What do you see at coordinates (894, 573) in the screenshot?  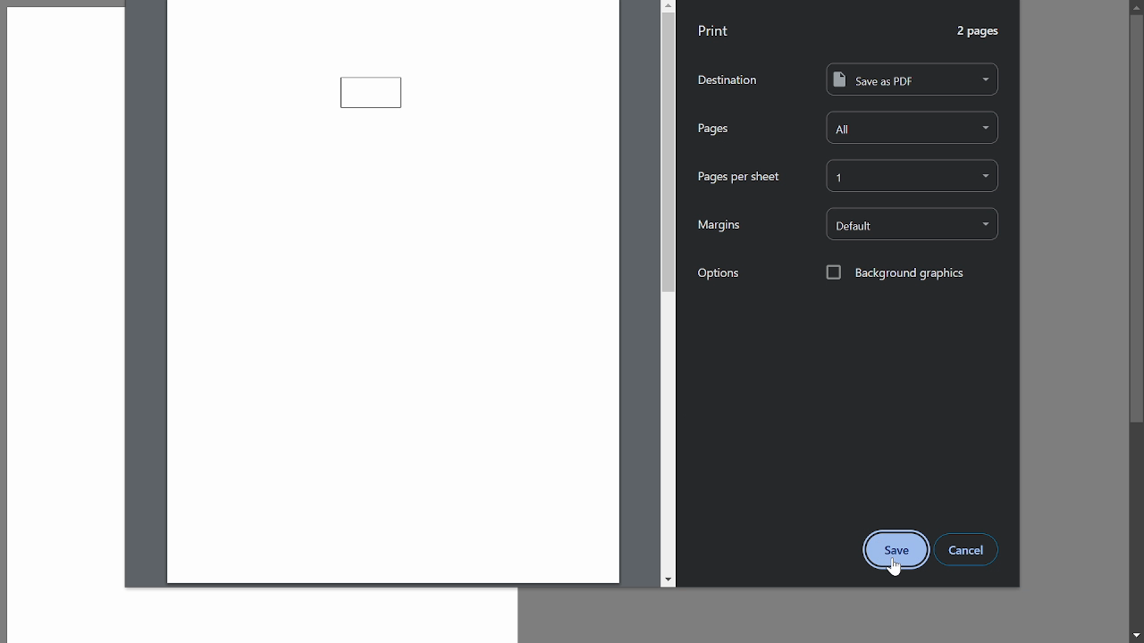 I see `cursor` at bounding box center [894, 573].